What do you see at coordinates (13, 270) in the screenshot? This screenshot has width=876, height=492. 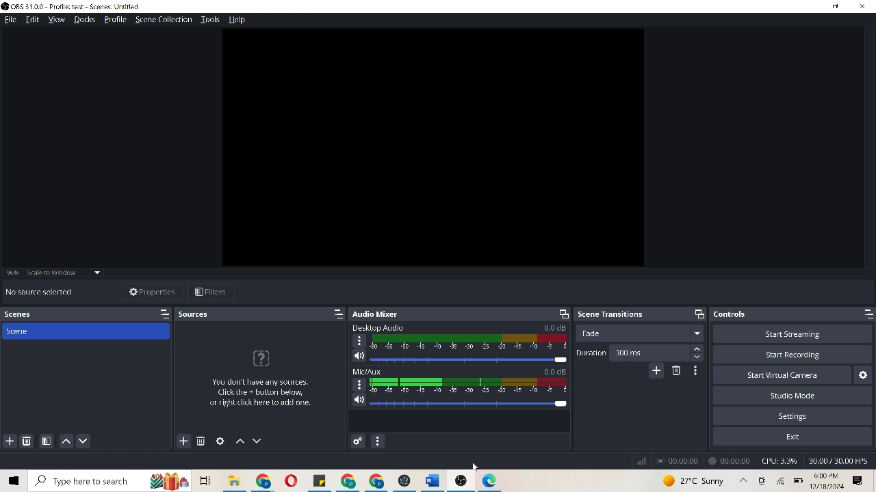 I see `96%` at bounding box center [13, 270].